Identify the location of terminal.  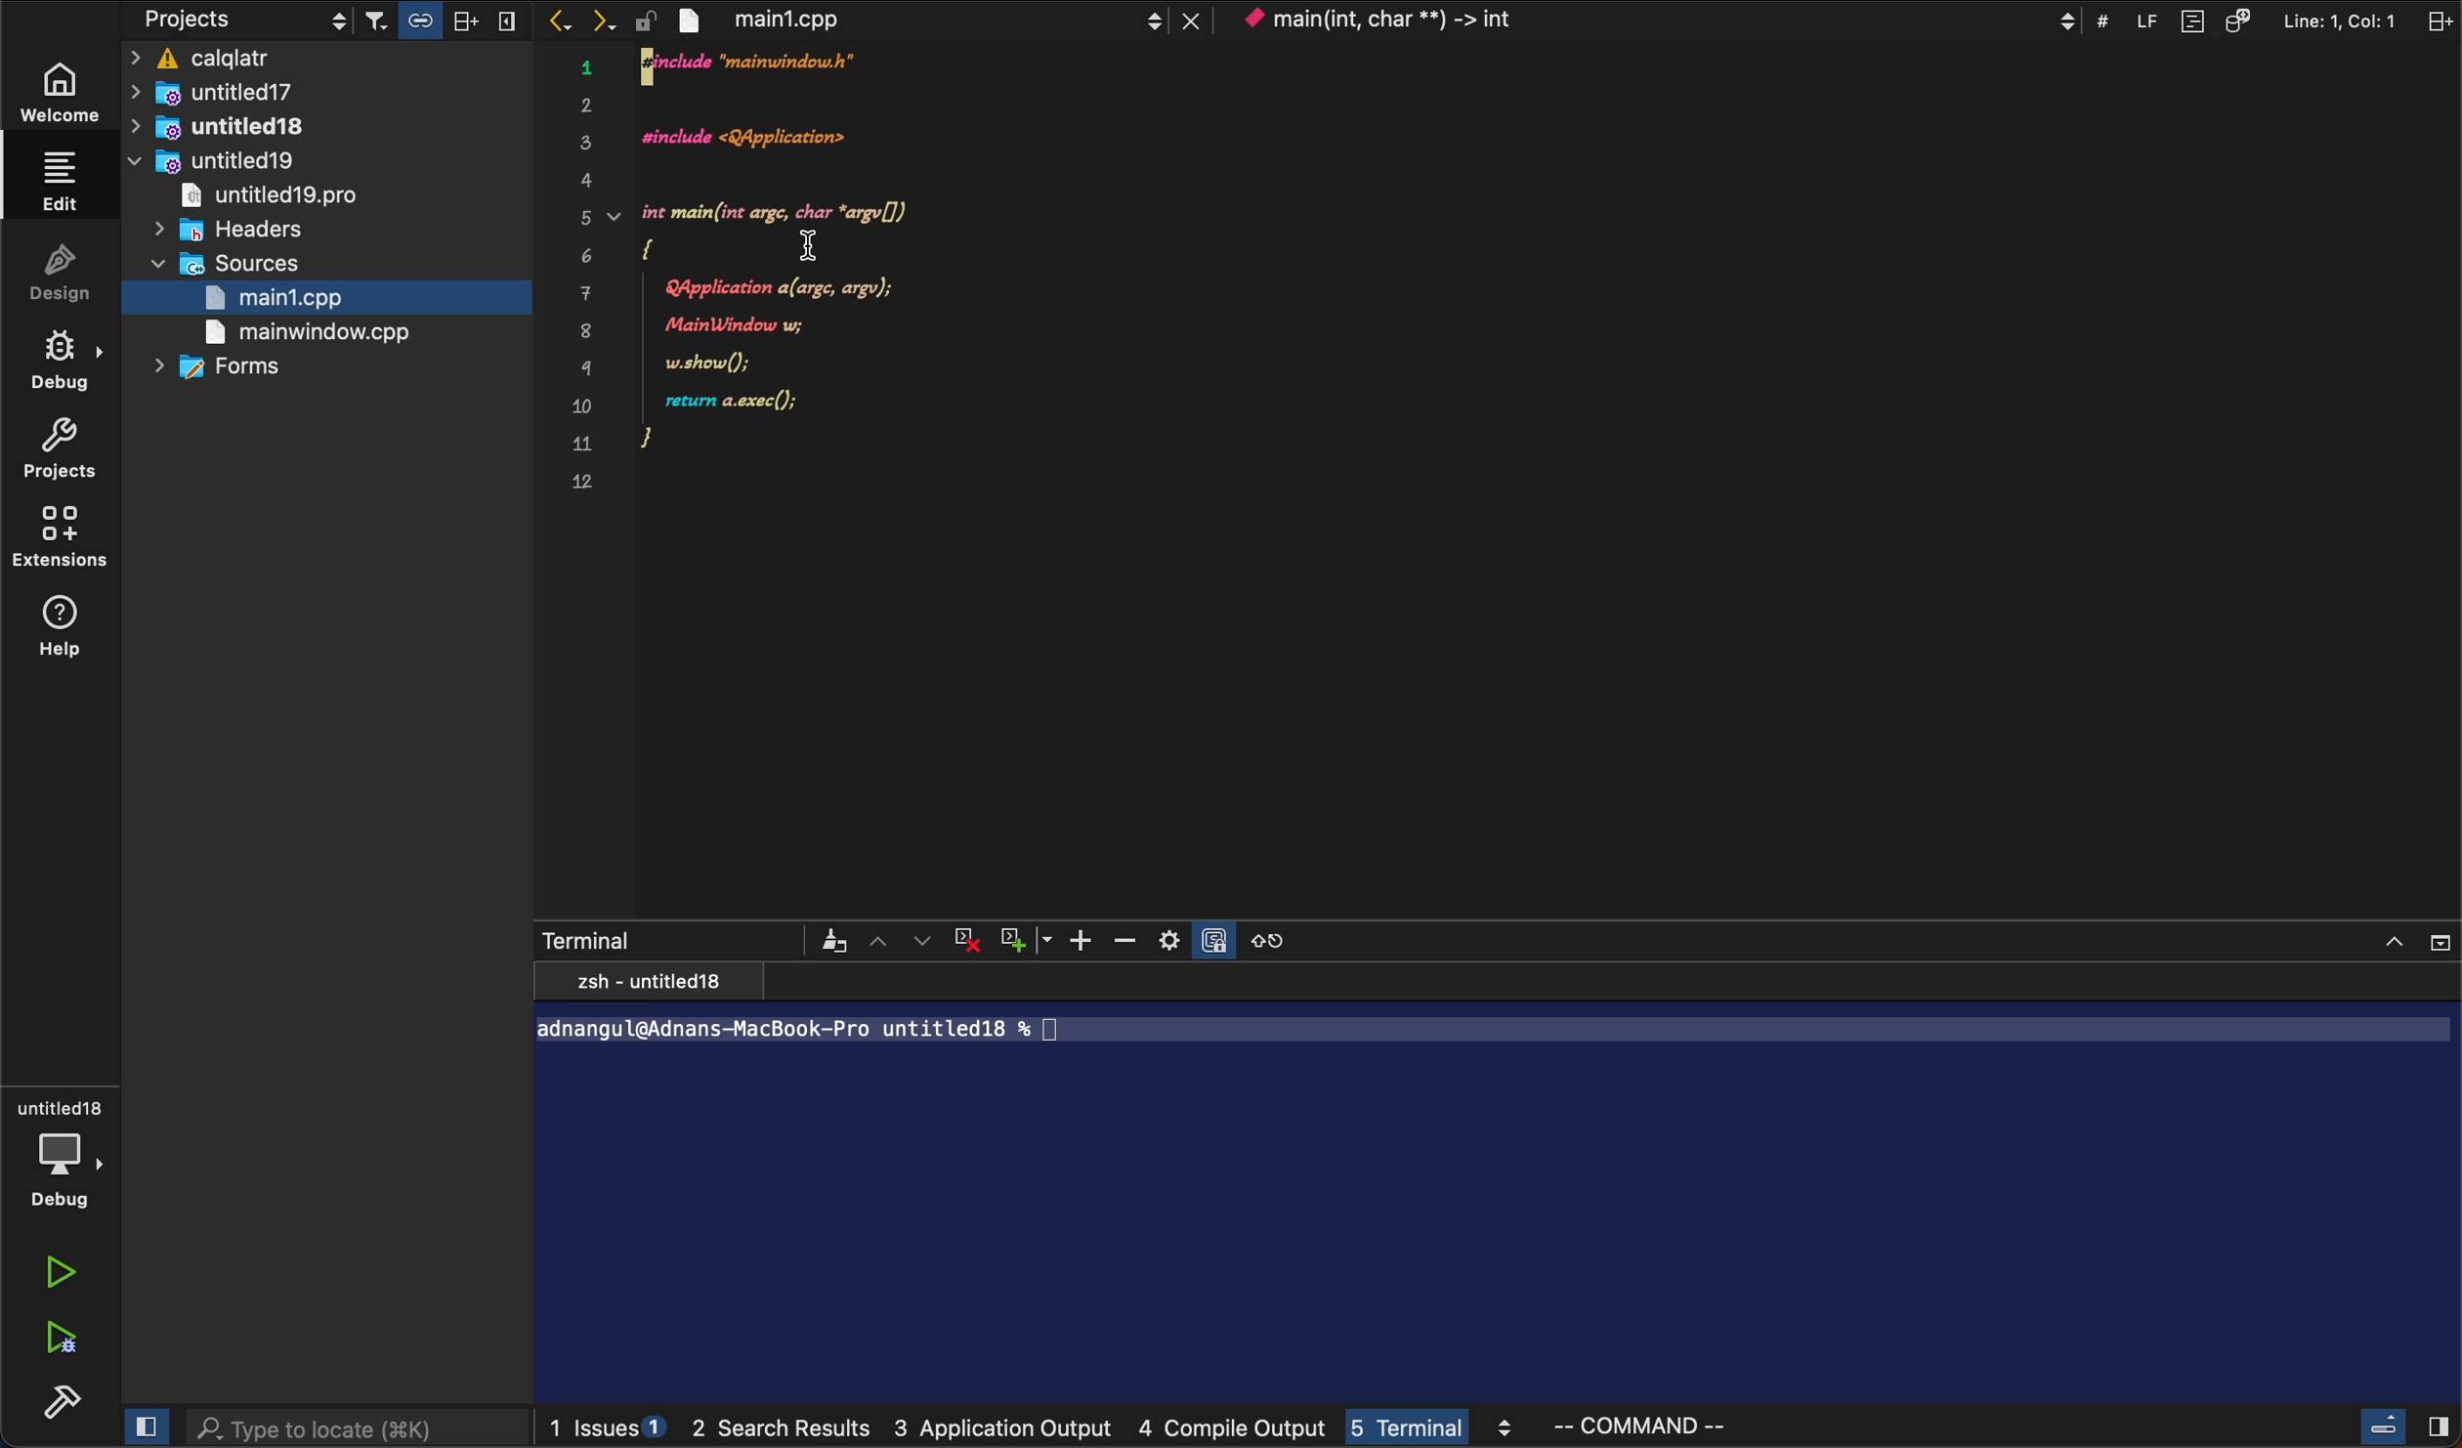
(1498, 1184).